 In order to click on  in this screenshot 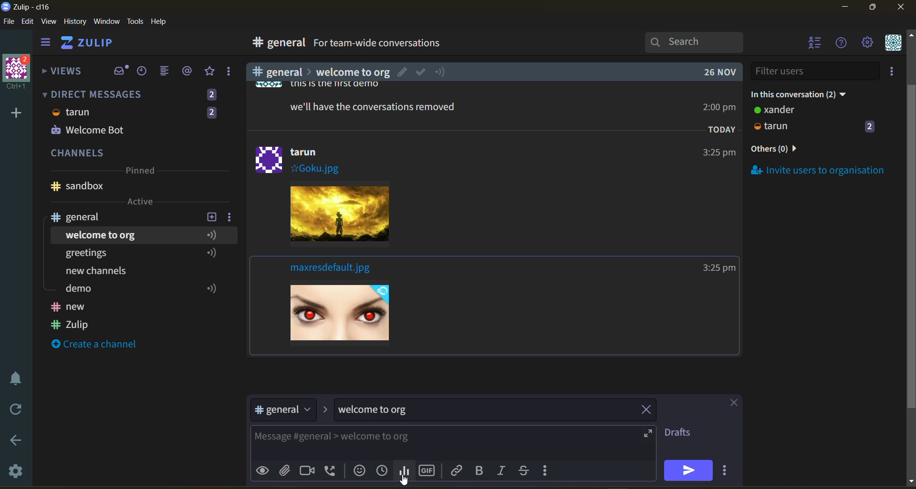, I will do `click(333, 269)`.